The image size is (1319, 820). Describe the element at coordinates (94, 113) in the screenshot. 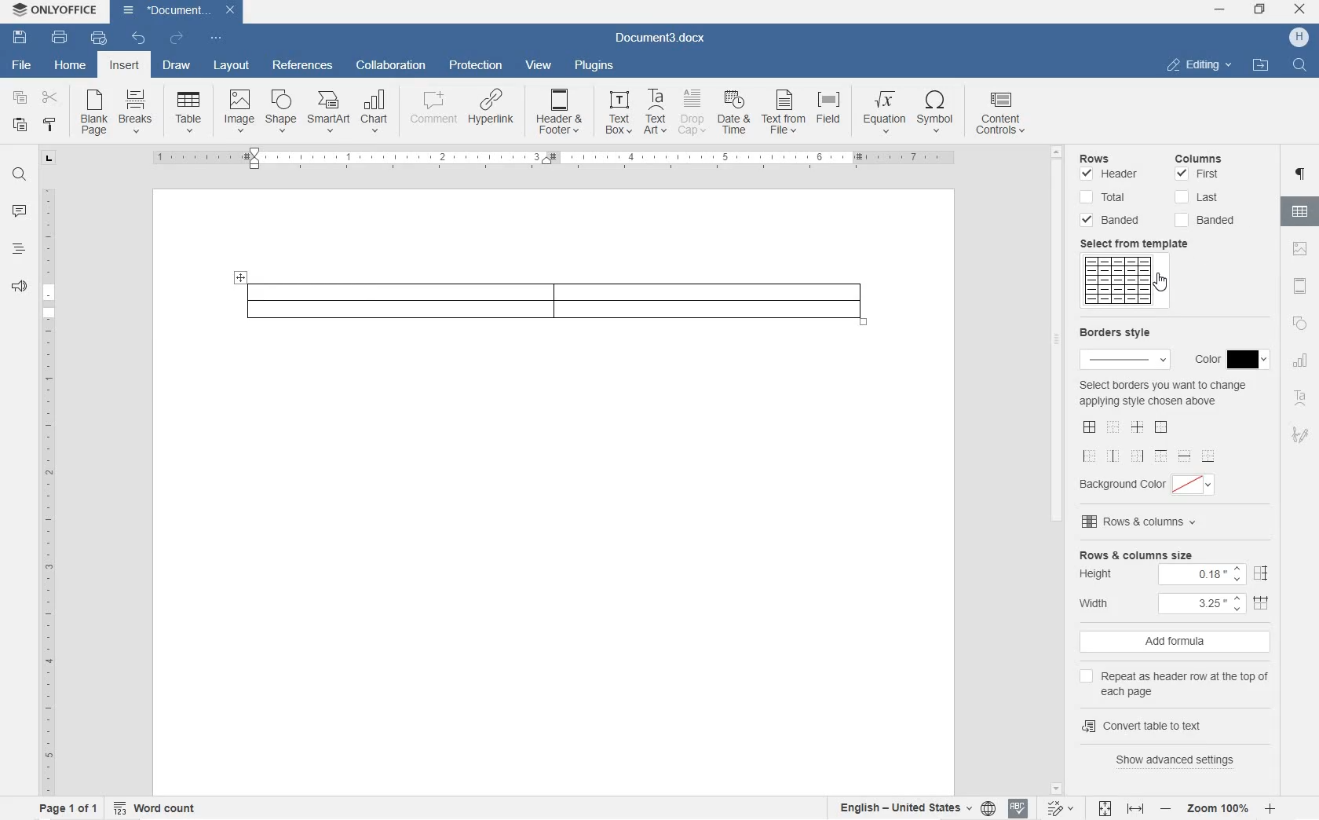

I see `Blank Page` at that location.